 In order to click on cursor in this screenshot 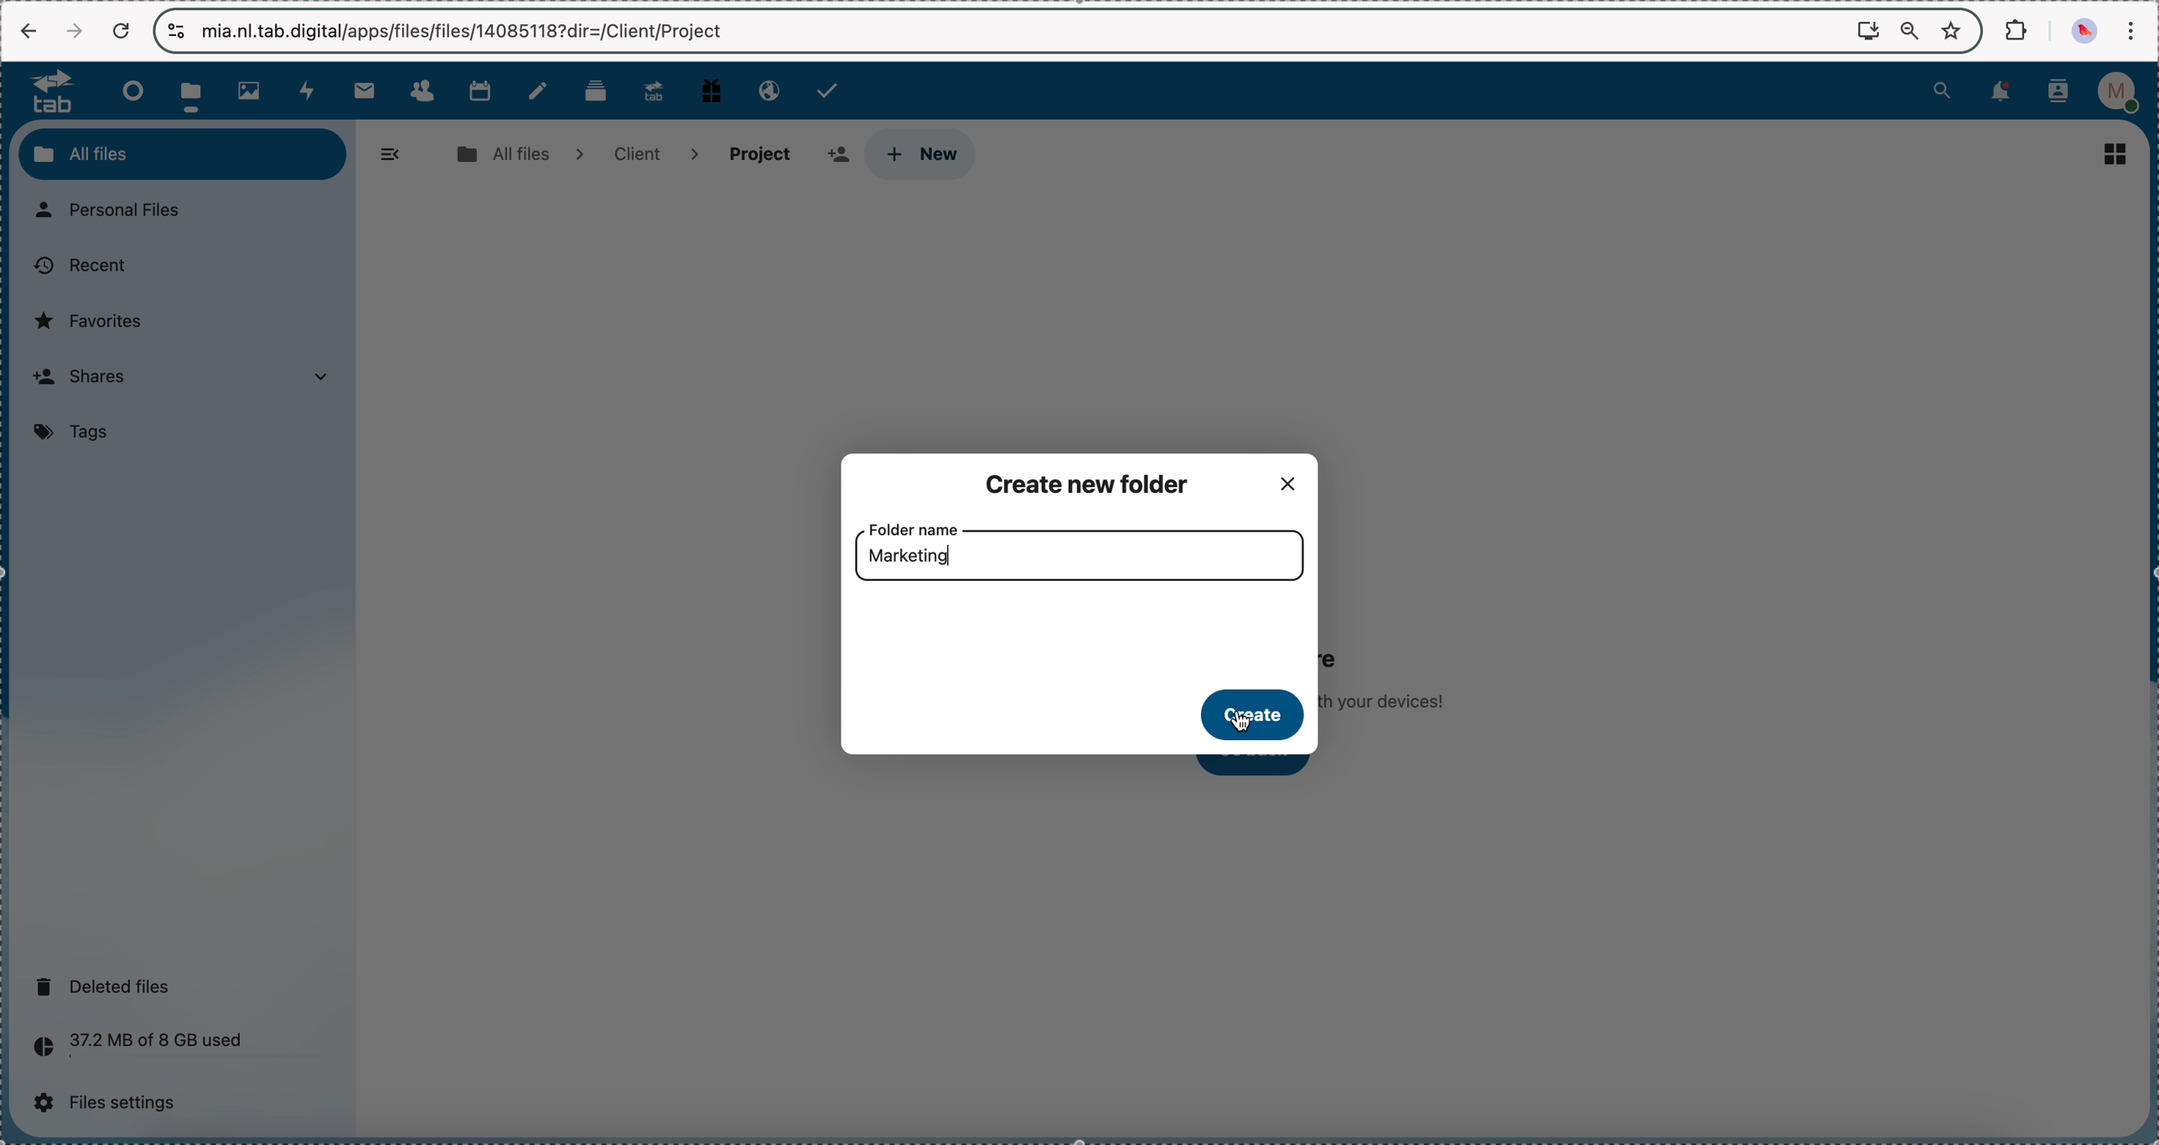, I will do `click(1245, 726)`.